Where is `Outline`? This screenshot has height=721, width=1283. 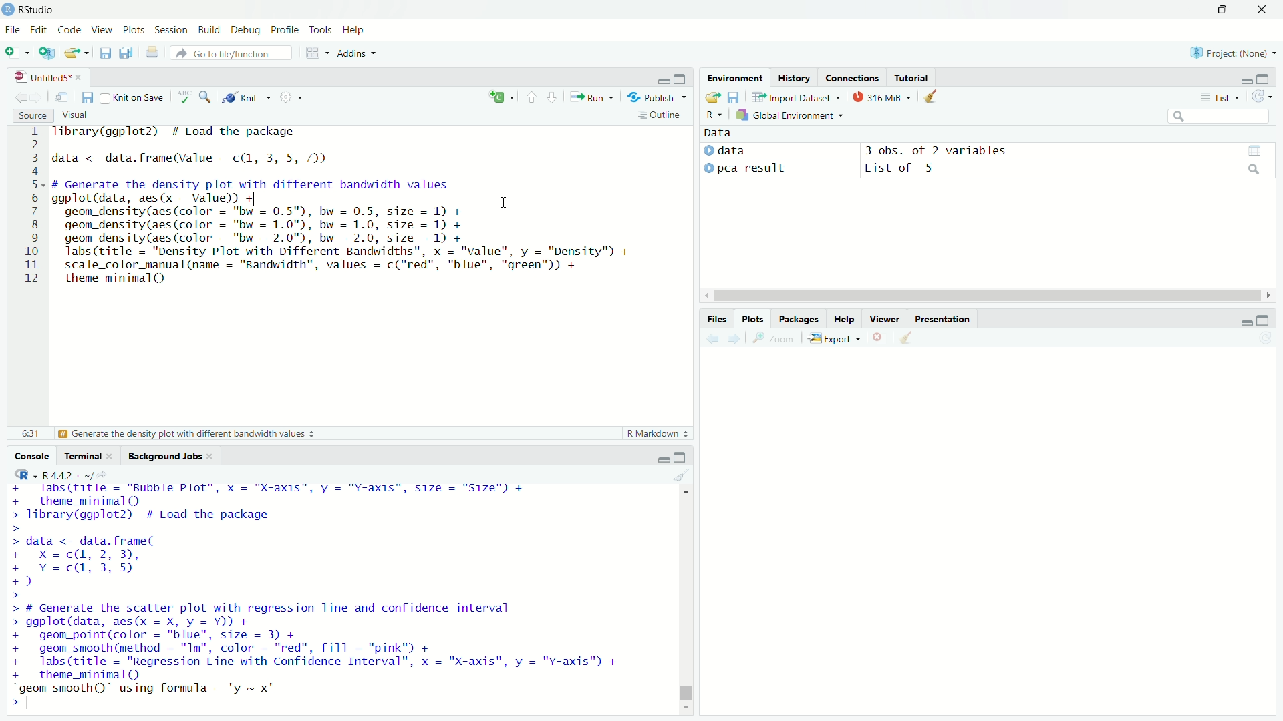
Outline is located at coordinates (662, 115).